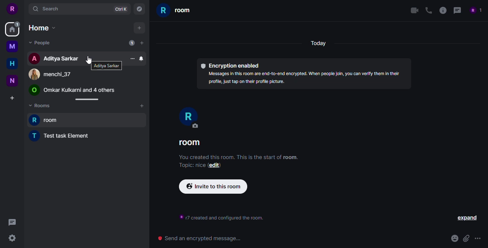 This screenshot has width=488, height=248. I want to click on r7 created and configured the room., so click(223, 217).